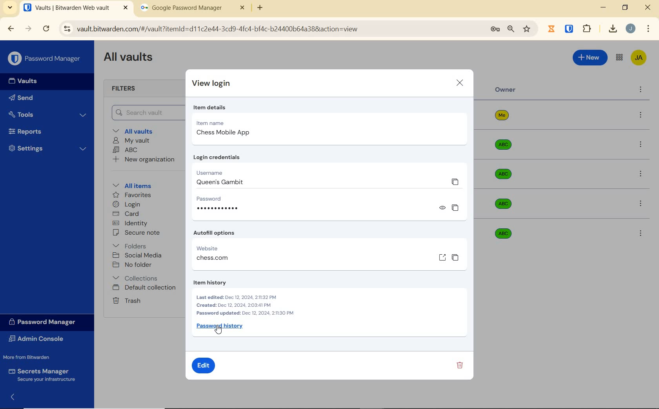 Image resolution: width=659 pixels, height=409 pixels. What do you see at coordinates (624, 7) in the screenshot?
I see `restore` at bounding box center [624, 7].